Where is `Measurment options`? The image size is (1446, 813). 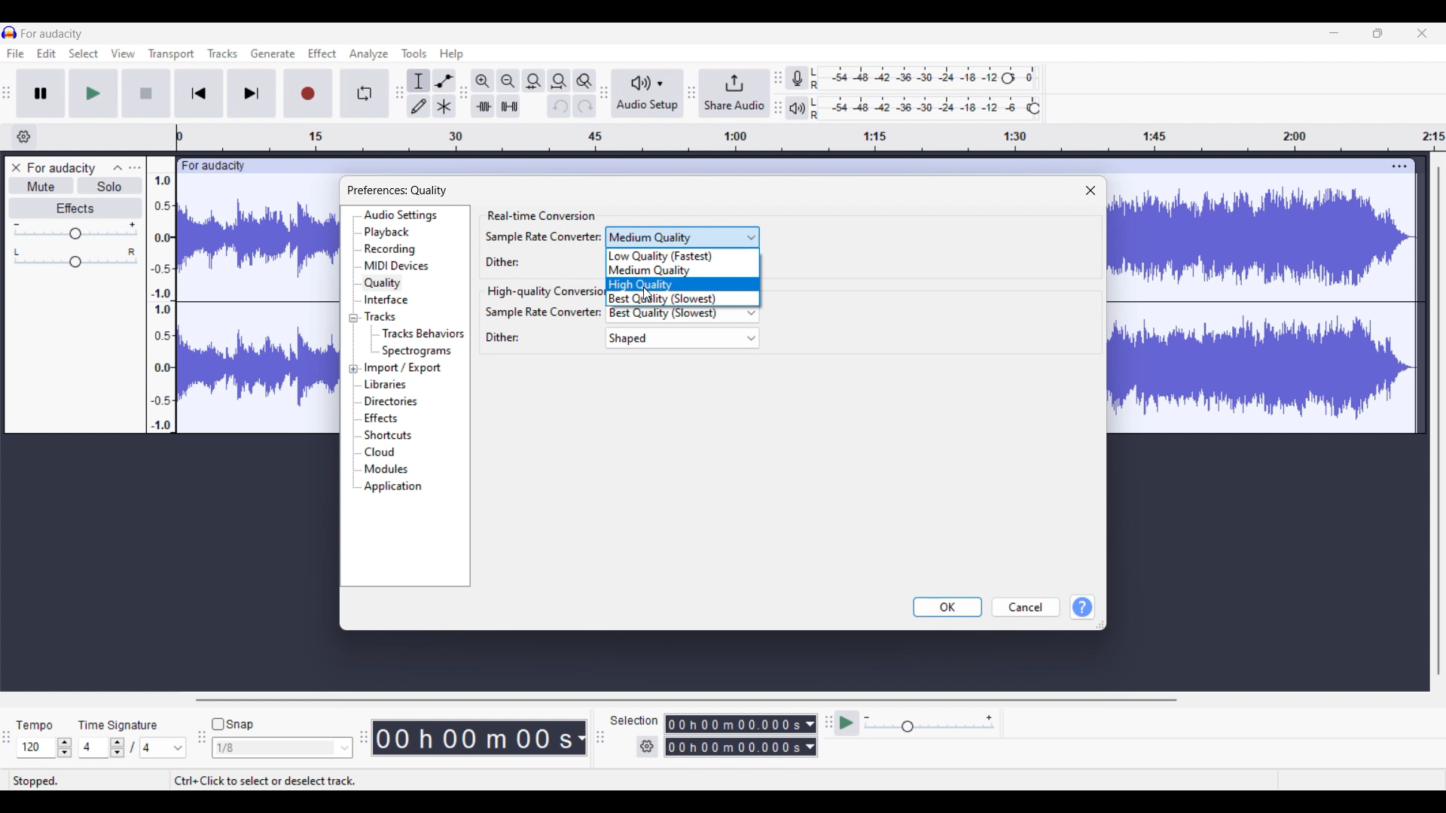 Measurment options is located at coordinates (741, 735).